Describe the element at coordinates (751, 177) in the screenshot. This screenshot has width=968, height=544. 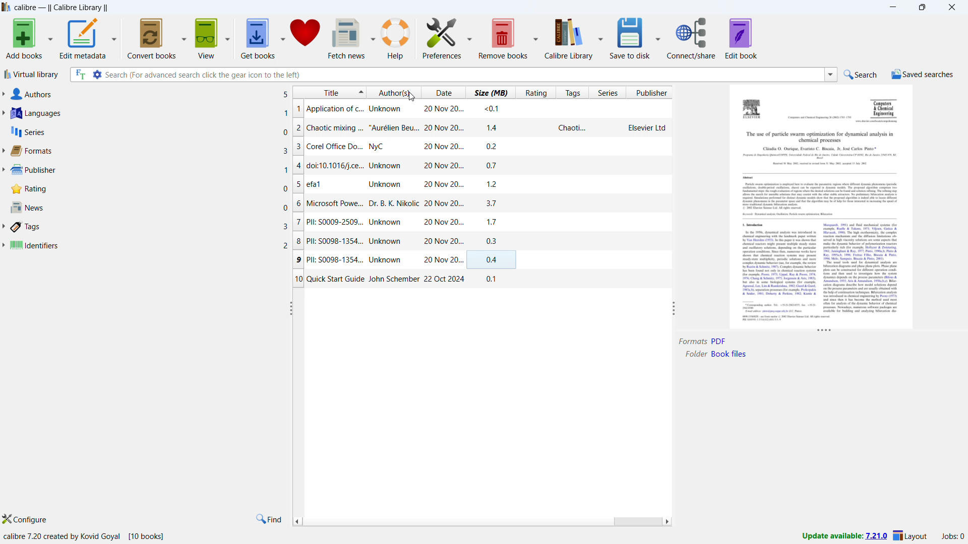
I see `` at that location.